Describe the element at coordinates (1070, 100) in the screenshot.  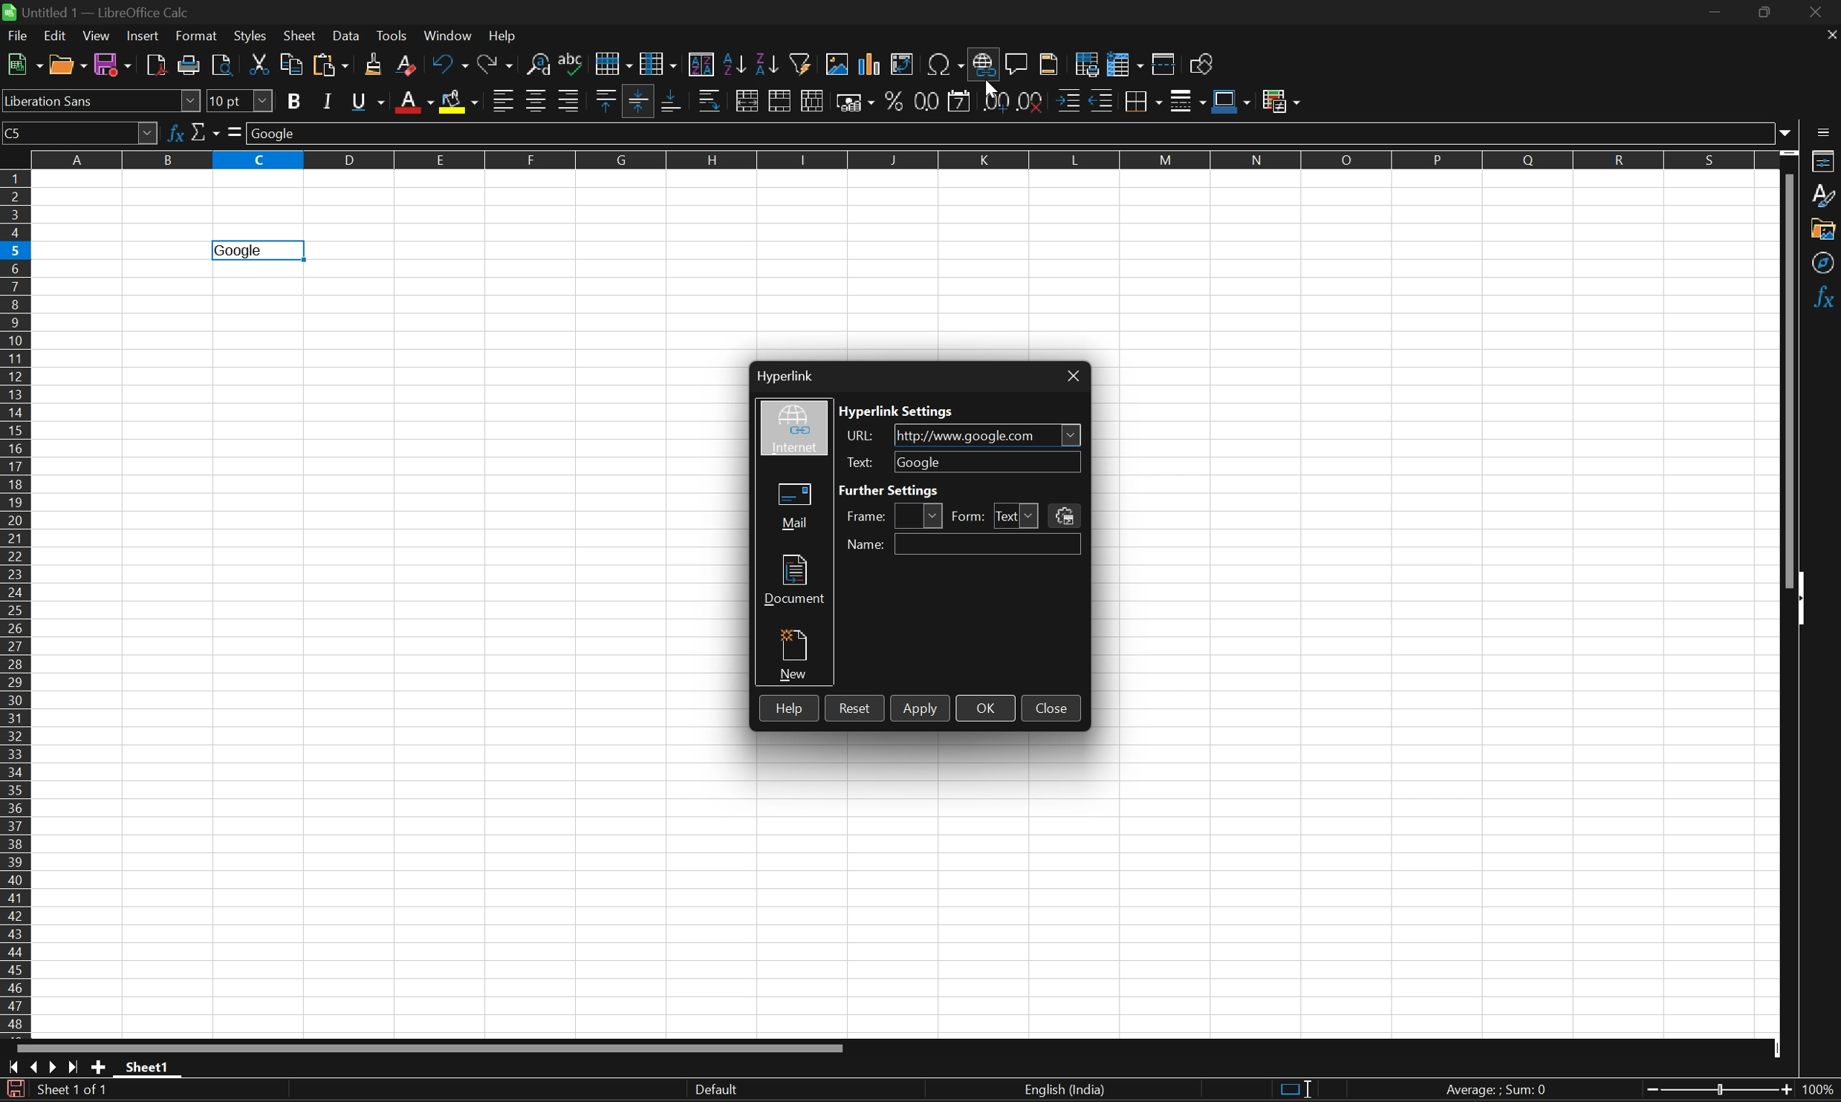
I see `Increase indent` at that location.